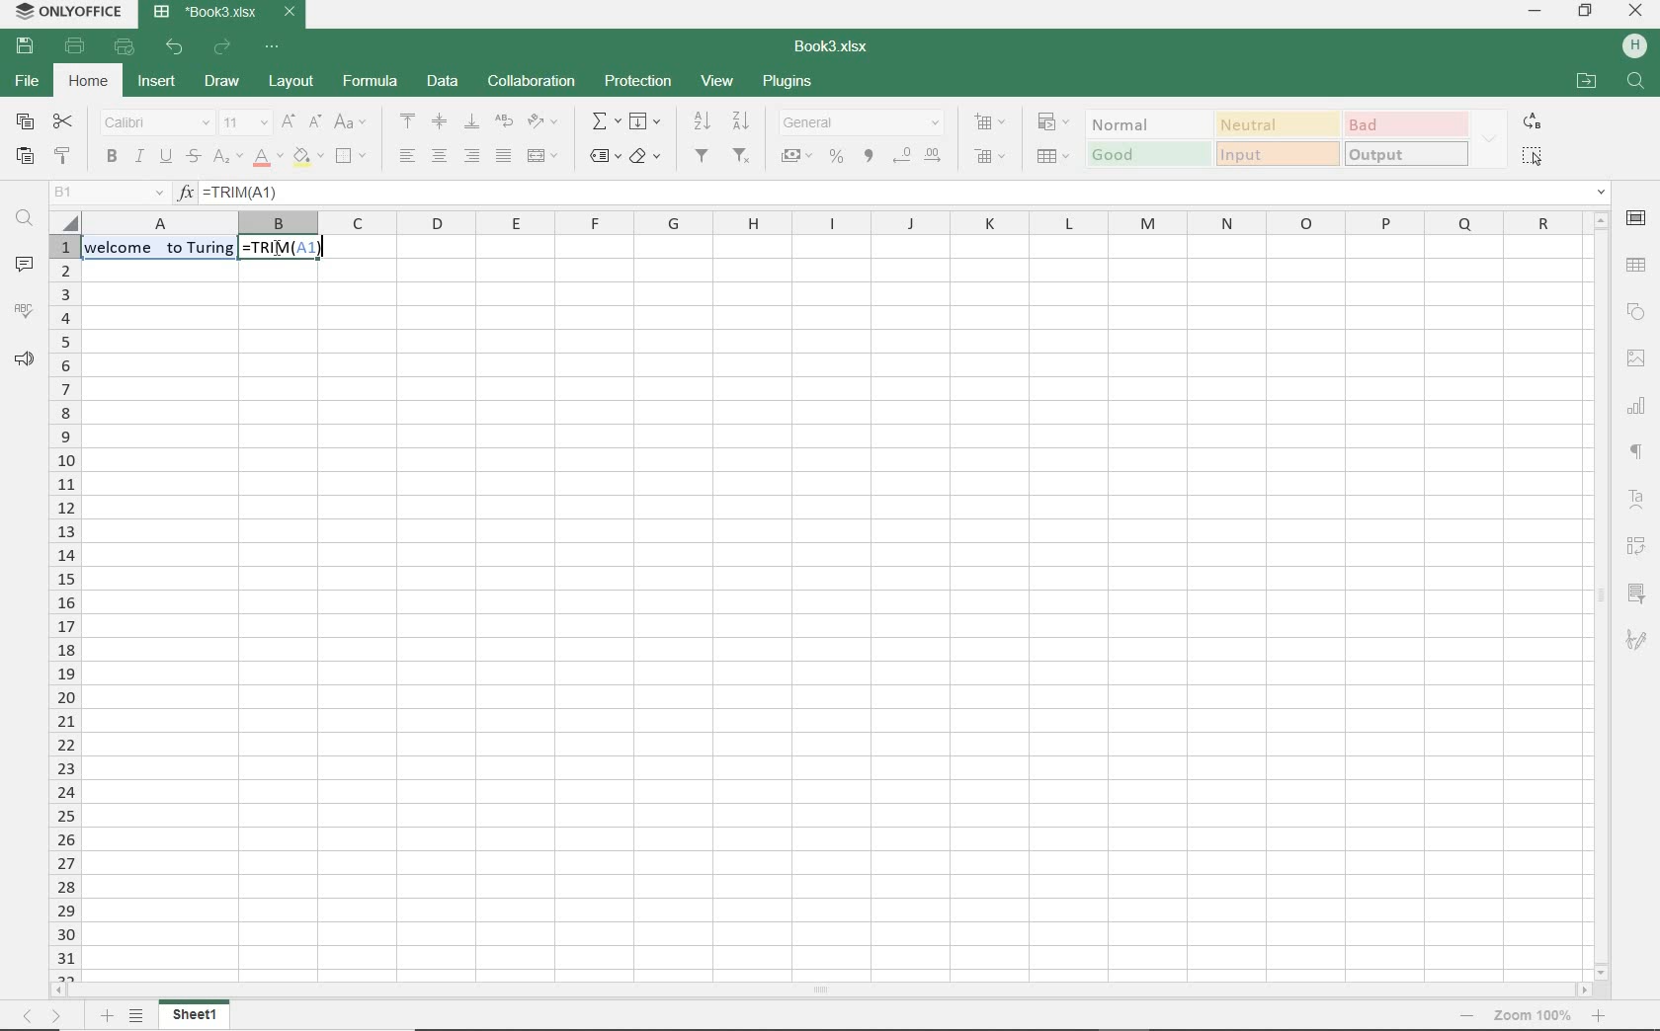 The height and width of the screenshot is (1031, 1660). What do you see at coordinates (1587, 80) in the screenshot?
I see `OPEN FILE LOCATION` at bounding box center [1587, 80].